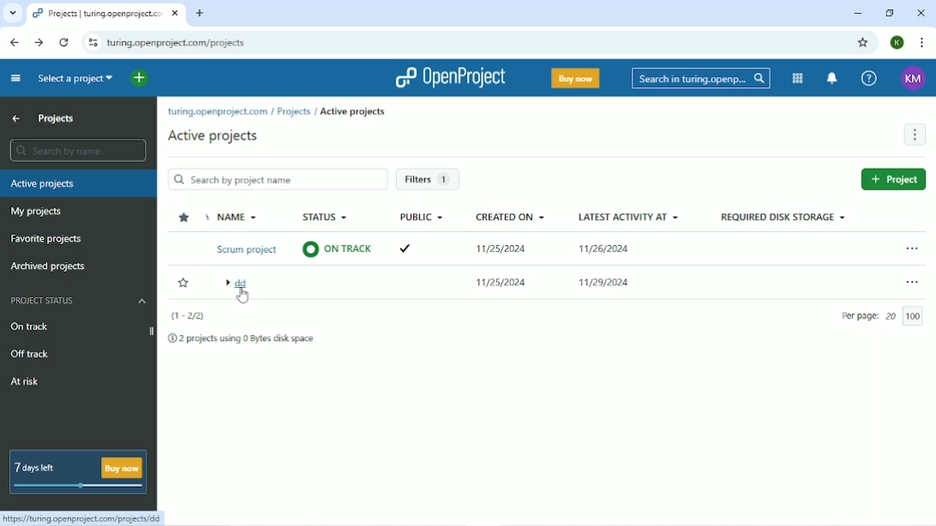 This screenshot has height=526, width=936. Describe the element at coordinates (82, 517) in the screenshot. I see `Link` at that location.